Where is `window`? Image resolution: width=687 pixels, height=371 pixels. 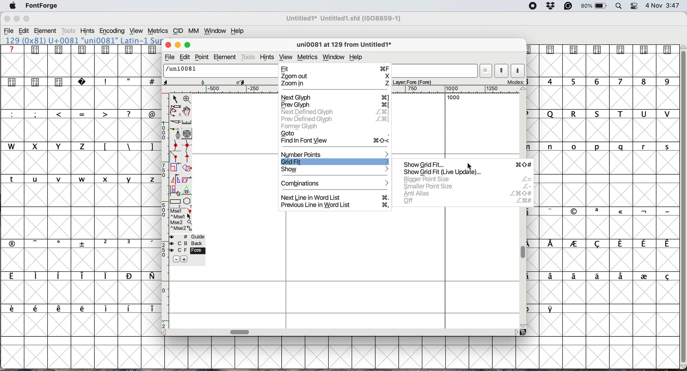 window is located at coordinates (334, 57).